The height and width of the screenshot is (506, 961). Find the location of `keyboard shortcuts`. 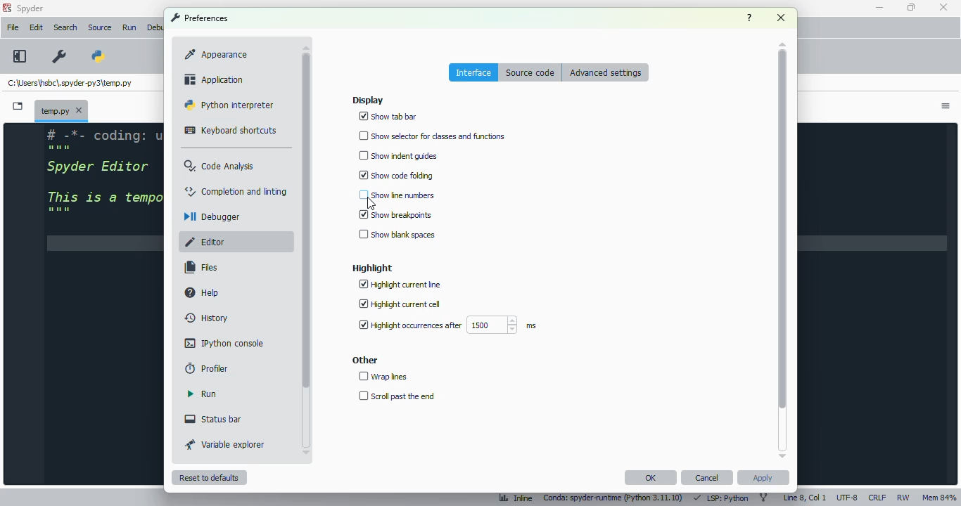

keyboard shortcuts is located at coordinates (231, 131).